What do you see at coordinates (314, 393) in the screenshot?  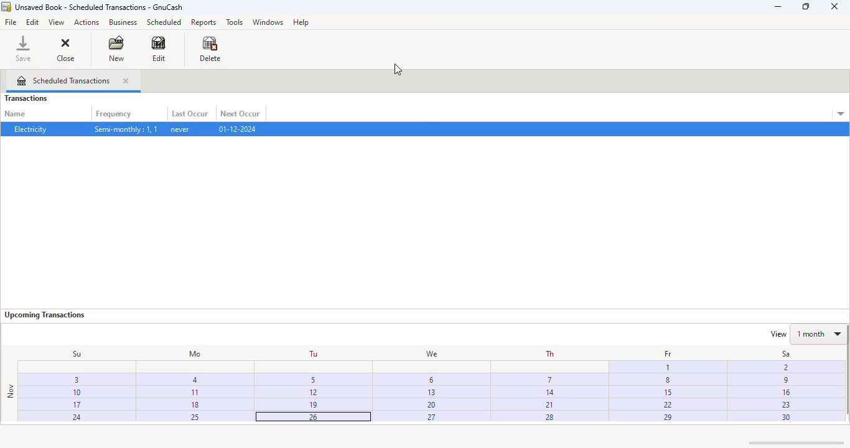 I see `12` at bounding box center [314, 393].